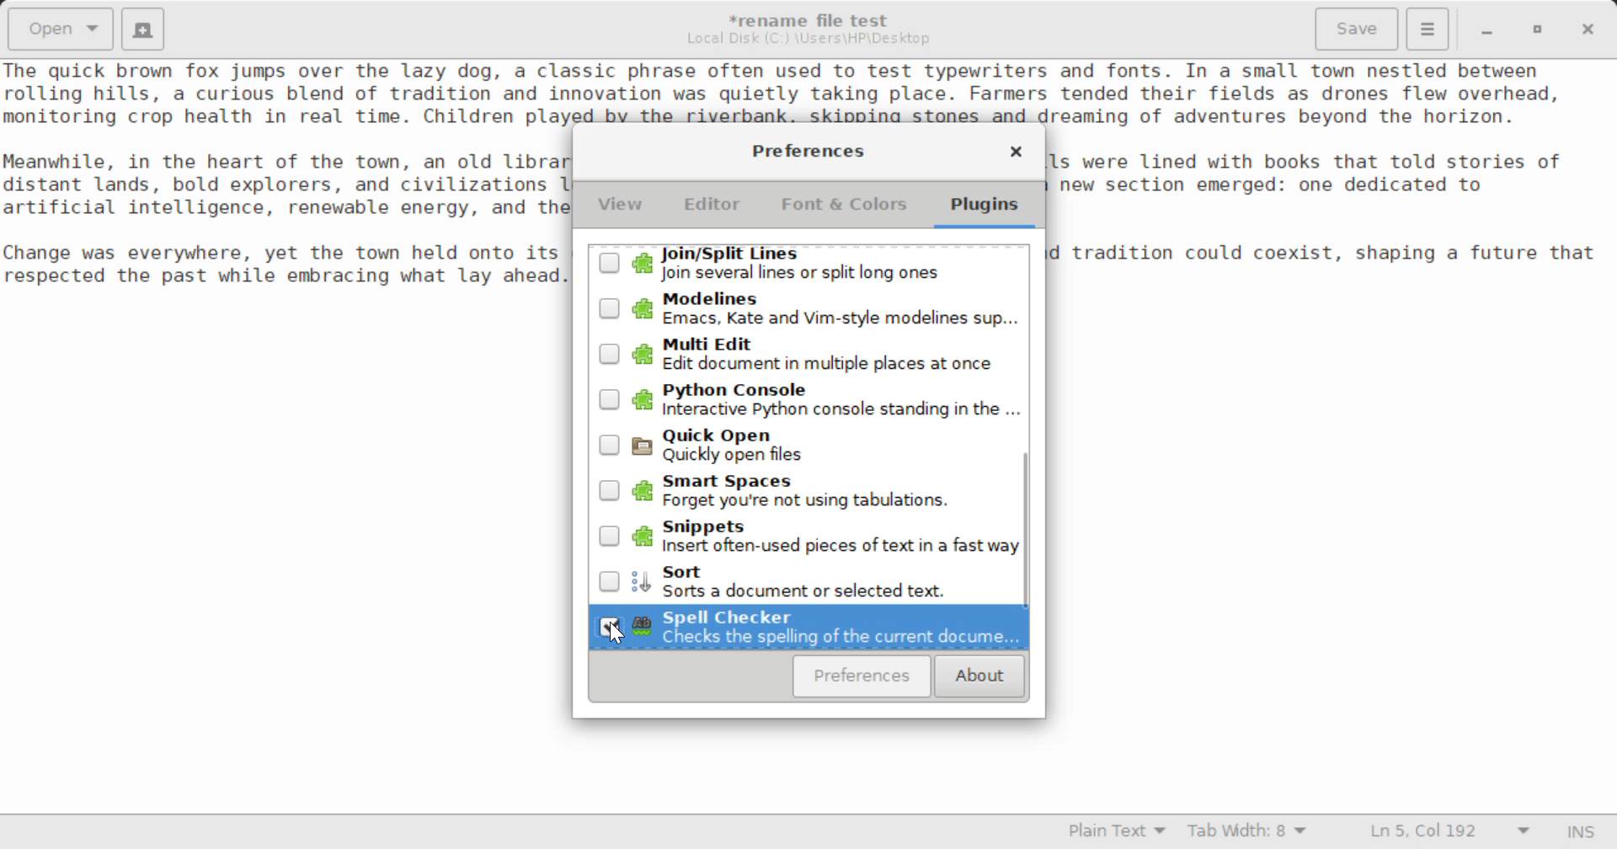 The width and height of the screenshot is (1617, 849). What do you see at coordinates (716, 209) in the screenshot?
I see `Editor Tab` at bounding box center [716, 209].